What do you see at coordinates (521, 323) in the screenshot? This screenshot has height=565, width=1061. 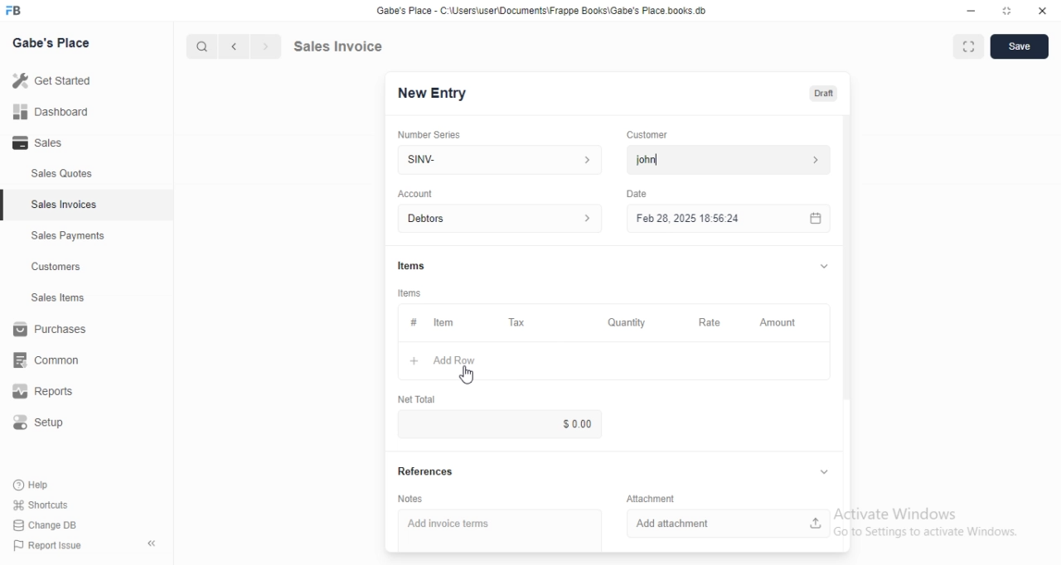 I see `Tax` at bounding box center [521, 323].